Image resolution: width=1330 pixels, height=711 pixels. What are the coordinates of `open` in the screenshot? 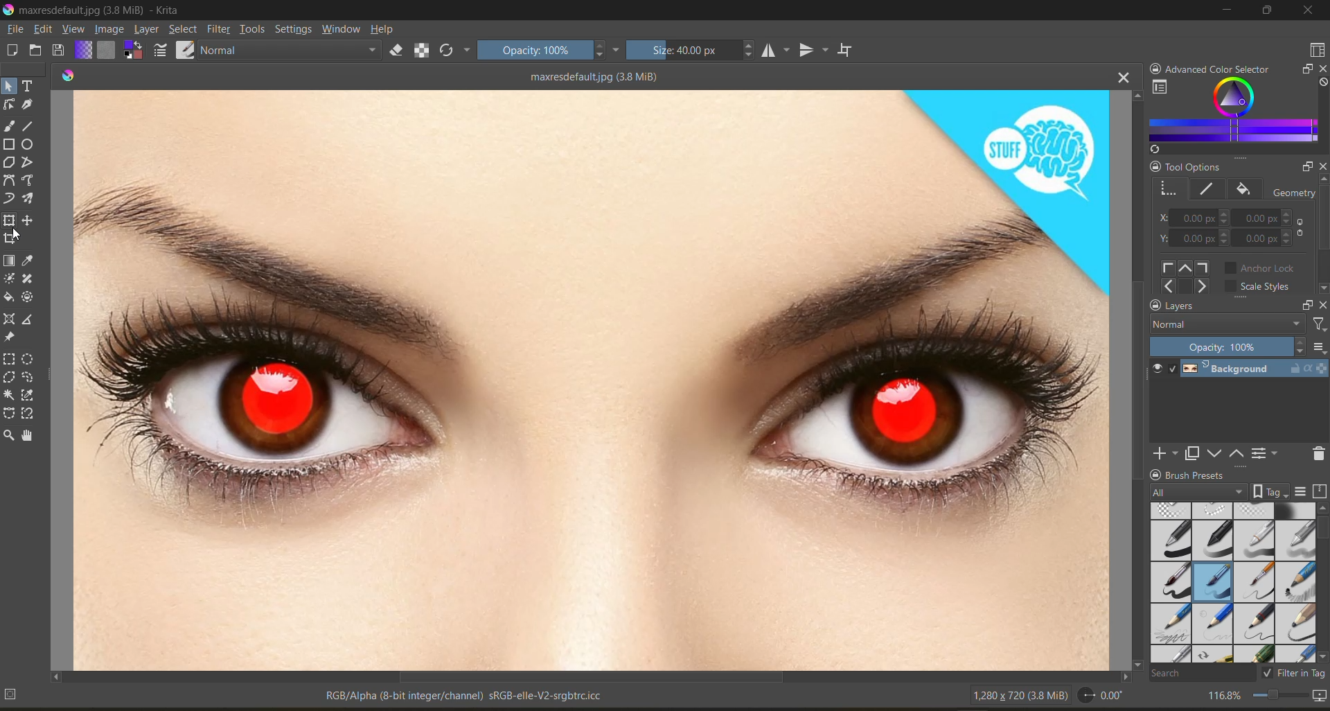 It's located at (36, 51).